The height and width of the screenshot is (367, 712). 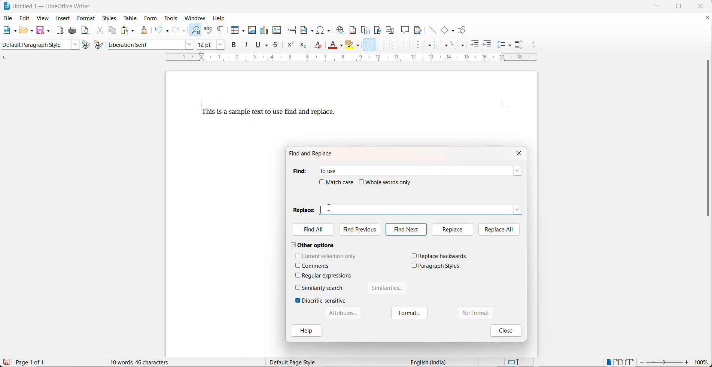 I want to click on no format, so click(x=484, y=313).